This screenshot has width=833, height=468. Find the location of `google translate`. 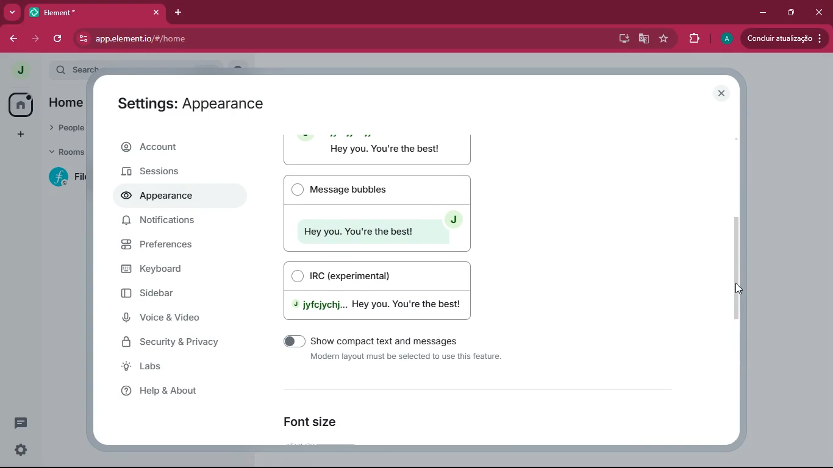

google translate is located at coordinates (645, 40).